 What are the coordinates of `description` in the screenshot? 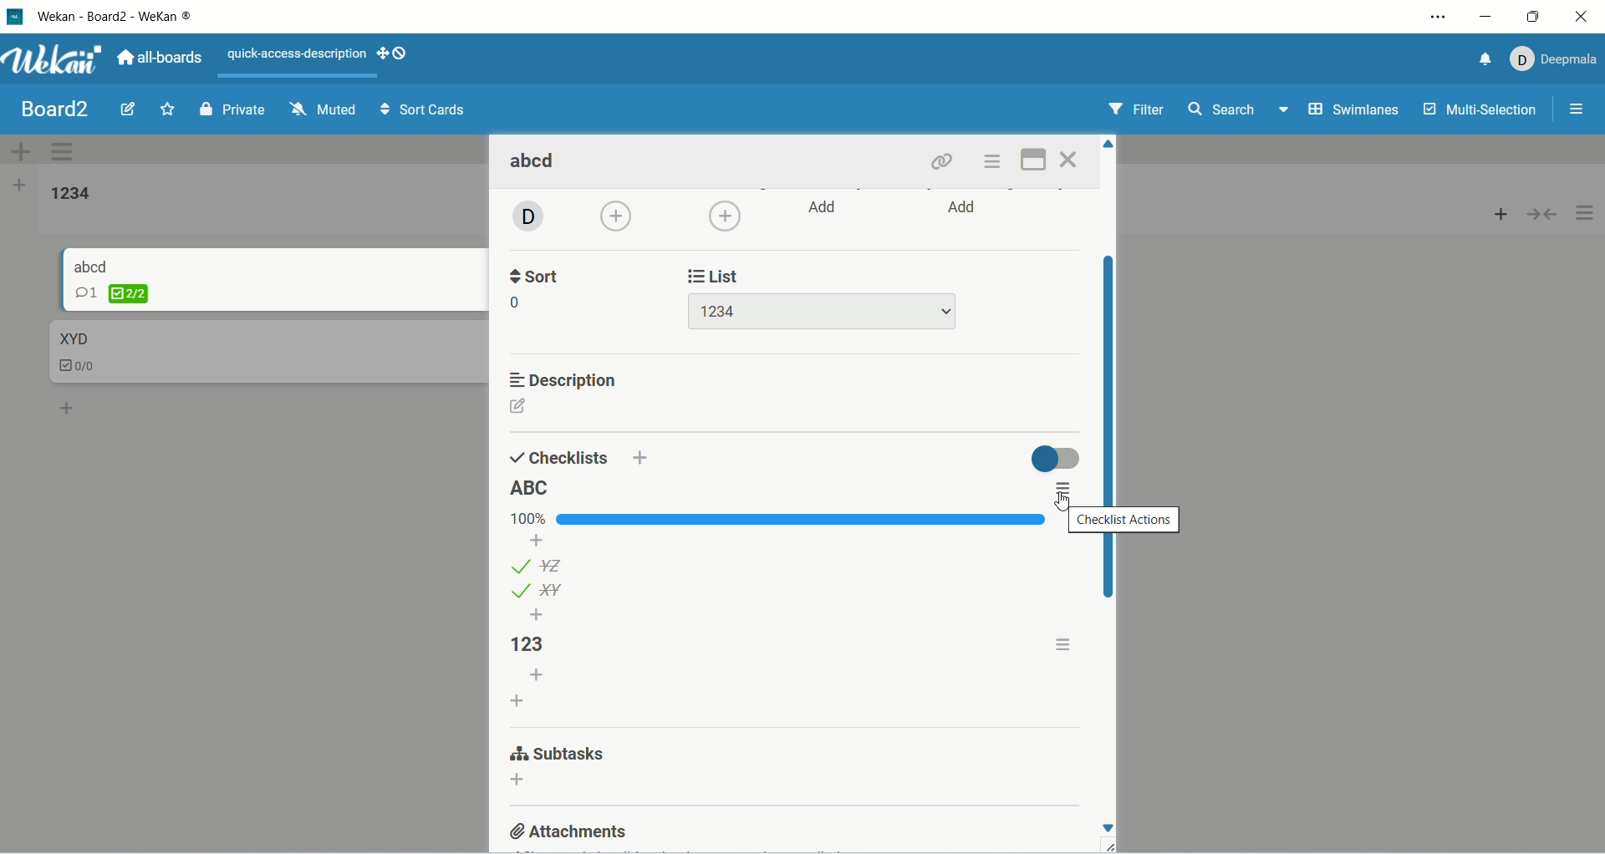 It's located at (566, 380).